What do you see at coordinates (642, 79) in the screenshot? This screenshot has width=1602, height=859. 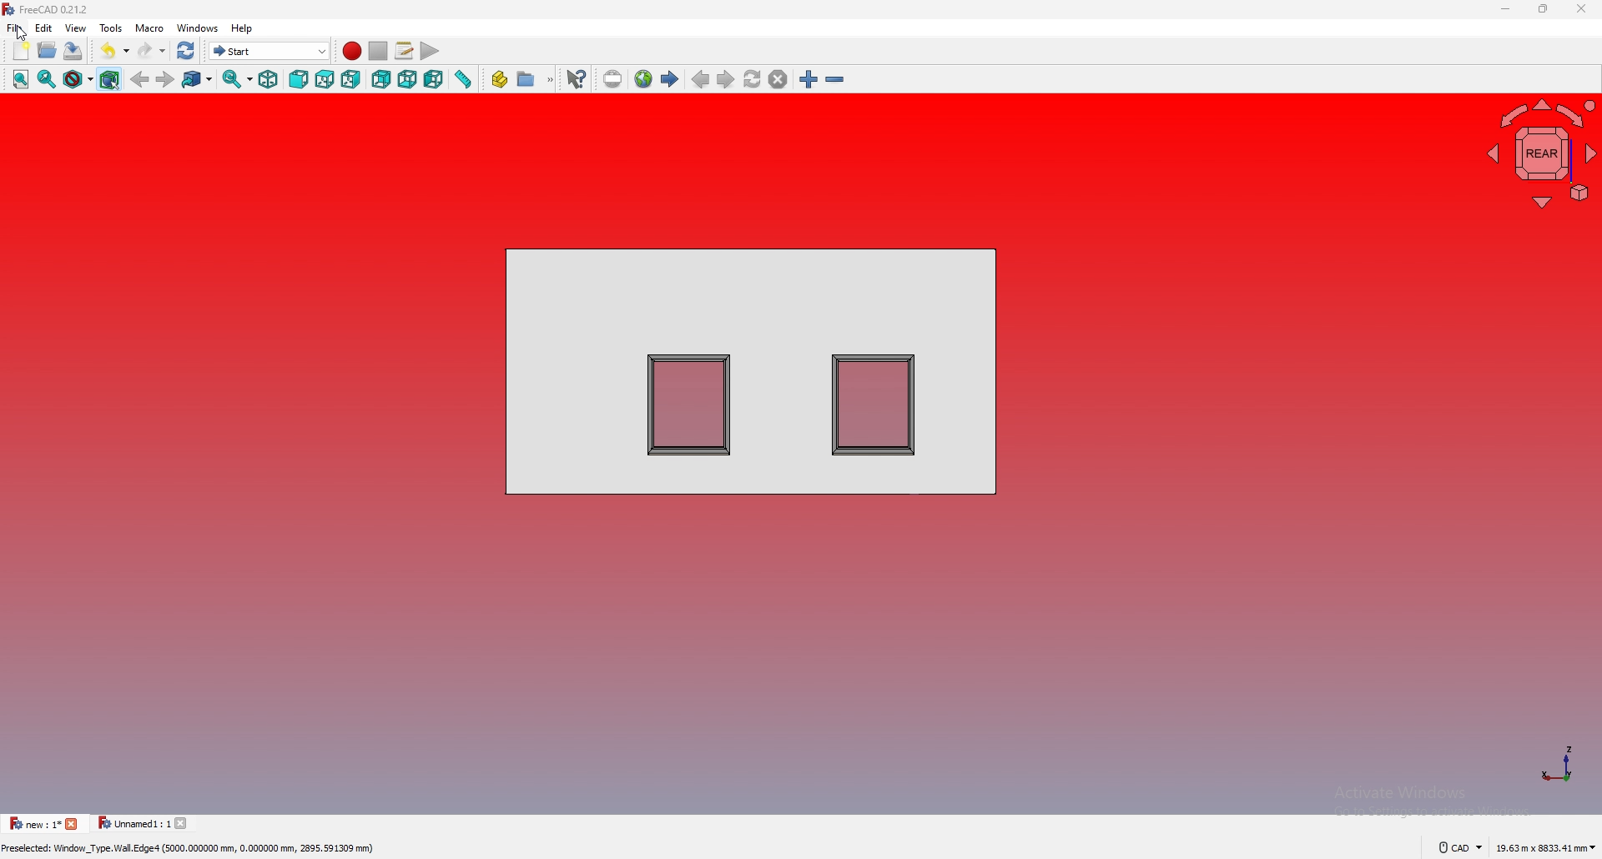 I see `open website` at bounding box center [642, 79].